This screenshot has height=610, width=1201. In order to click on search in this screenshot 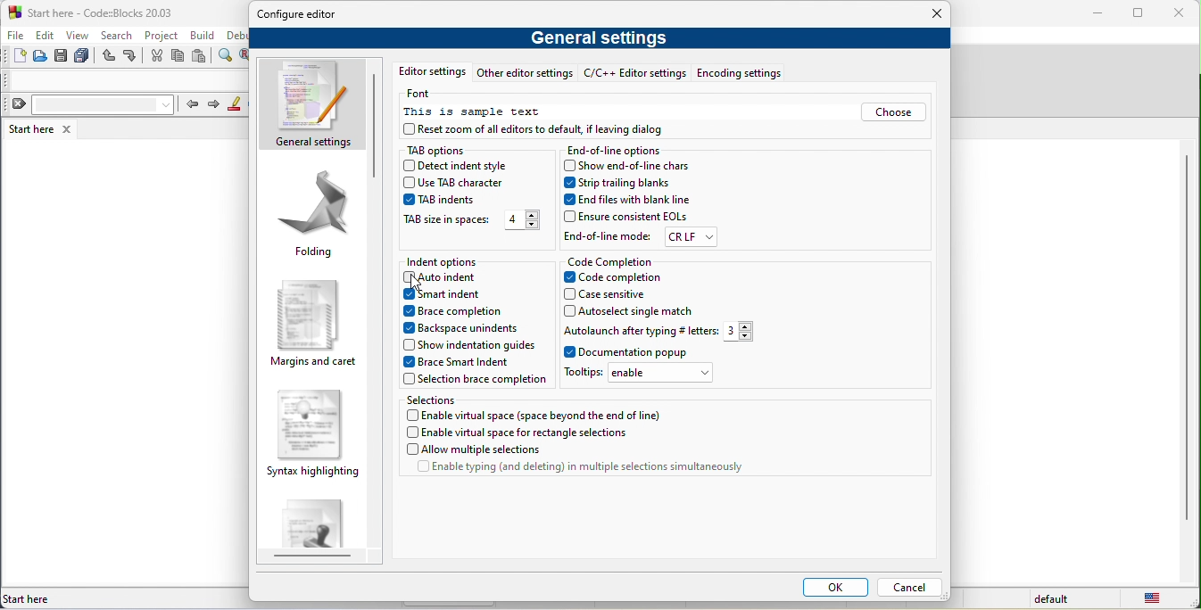, I will do `click(121, 37)`.